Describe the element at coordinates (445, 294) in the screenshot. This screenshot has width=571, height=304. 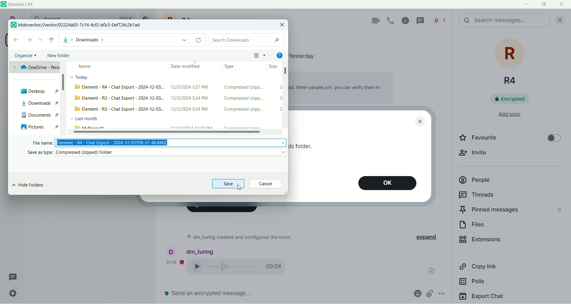
I see `options` at that location.